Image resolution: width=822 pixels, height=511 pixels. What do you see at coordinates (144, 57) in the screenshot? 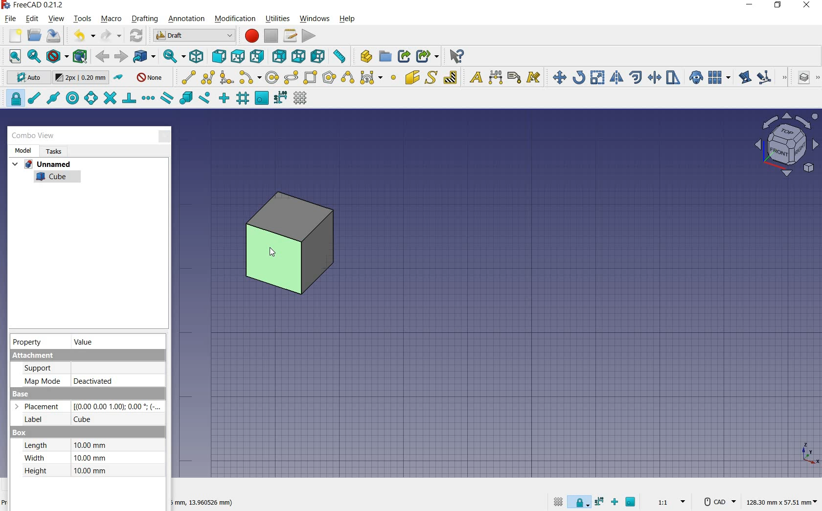
I see `go to linked objects` at bounding box center [144, 57].